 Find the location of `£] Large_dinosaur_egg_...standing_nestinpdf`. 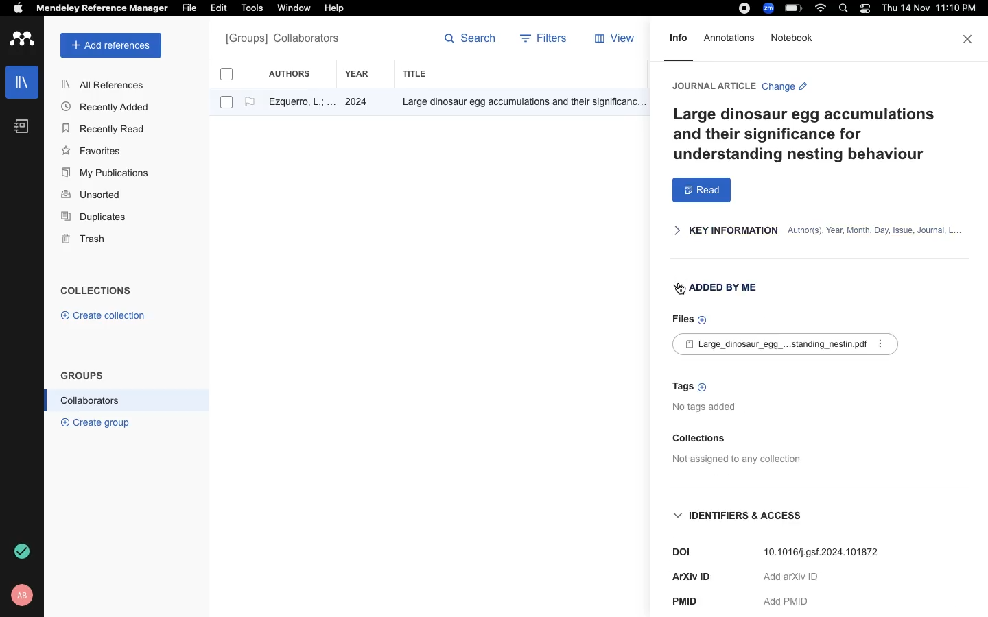

£] Large_dinosaur_egg_...standing_nestinpdf is located at coordinates (784, 345).